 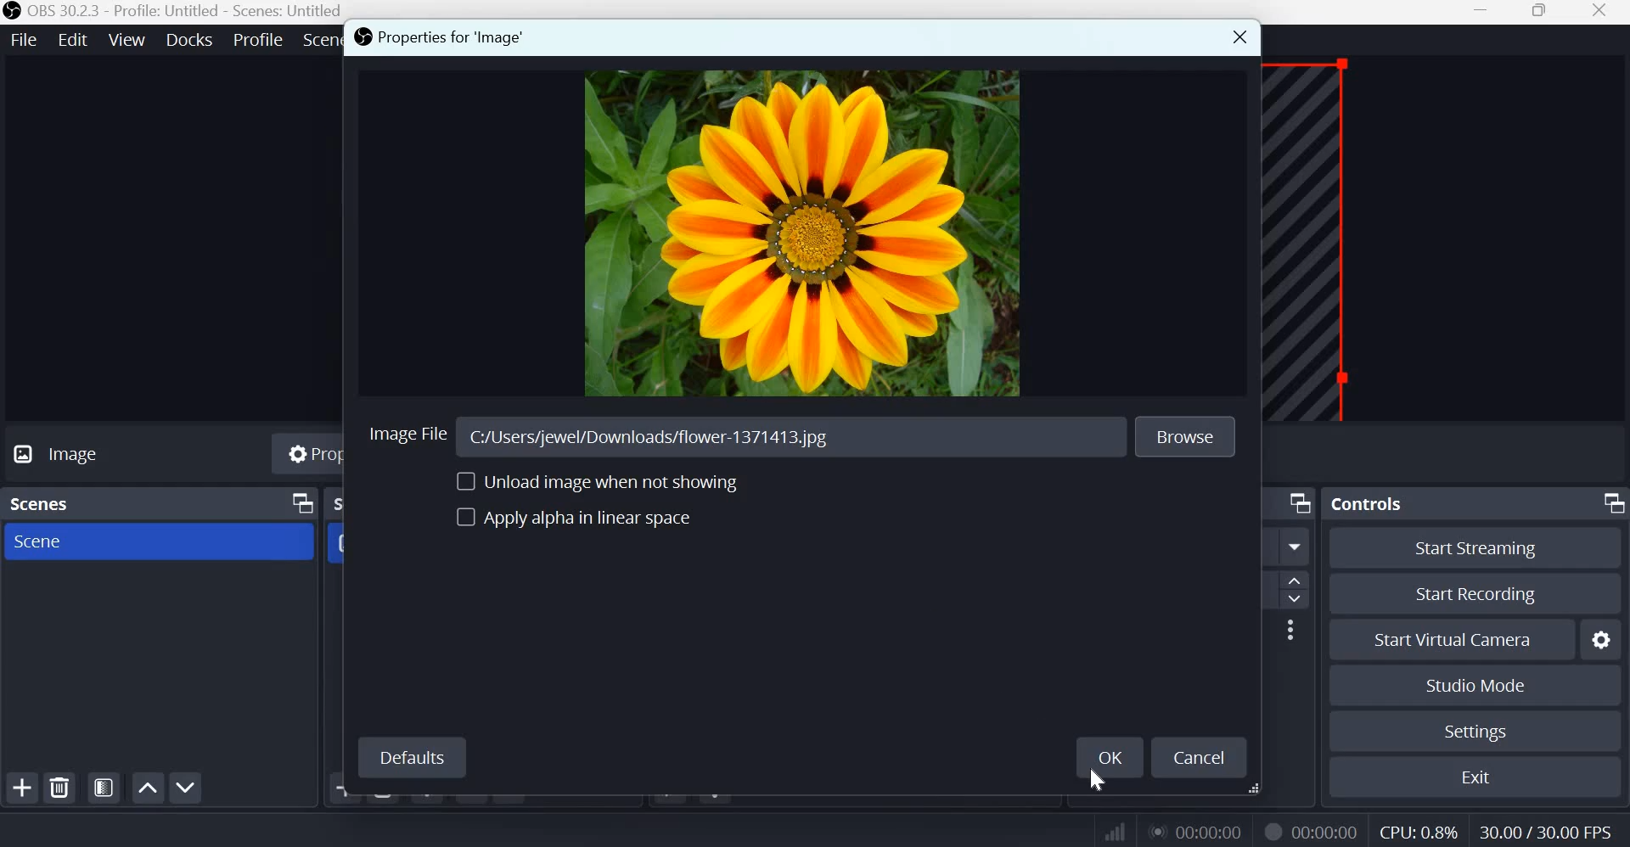 What do you see at coordinates (1483, 12) in the screenshot?
I see `Minimize` at bounding box center [1483, 12].